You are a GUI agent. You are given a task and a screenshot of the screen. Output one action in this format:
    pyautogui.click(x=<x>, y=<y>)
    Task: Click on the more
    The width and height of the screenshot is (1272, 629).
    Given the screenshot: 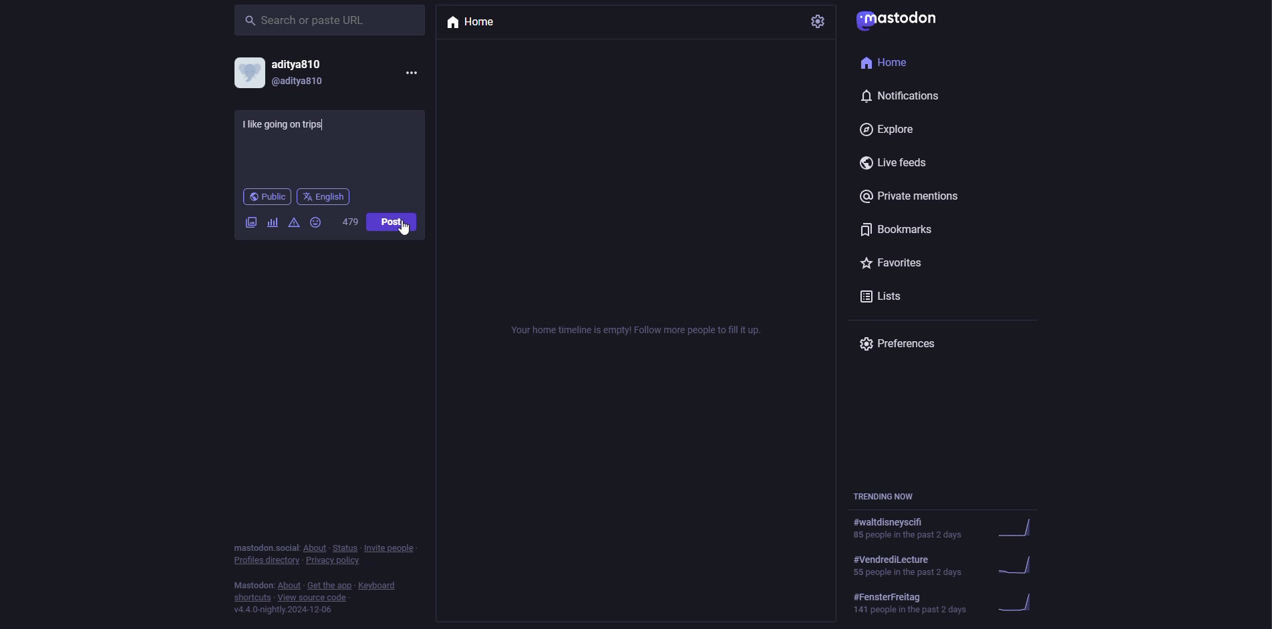 What is the action you would take?
    pyautogui.click(x=410, y=72)
    